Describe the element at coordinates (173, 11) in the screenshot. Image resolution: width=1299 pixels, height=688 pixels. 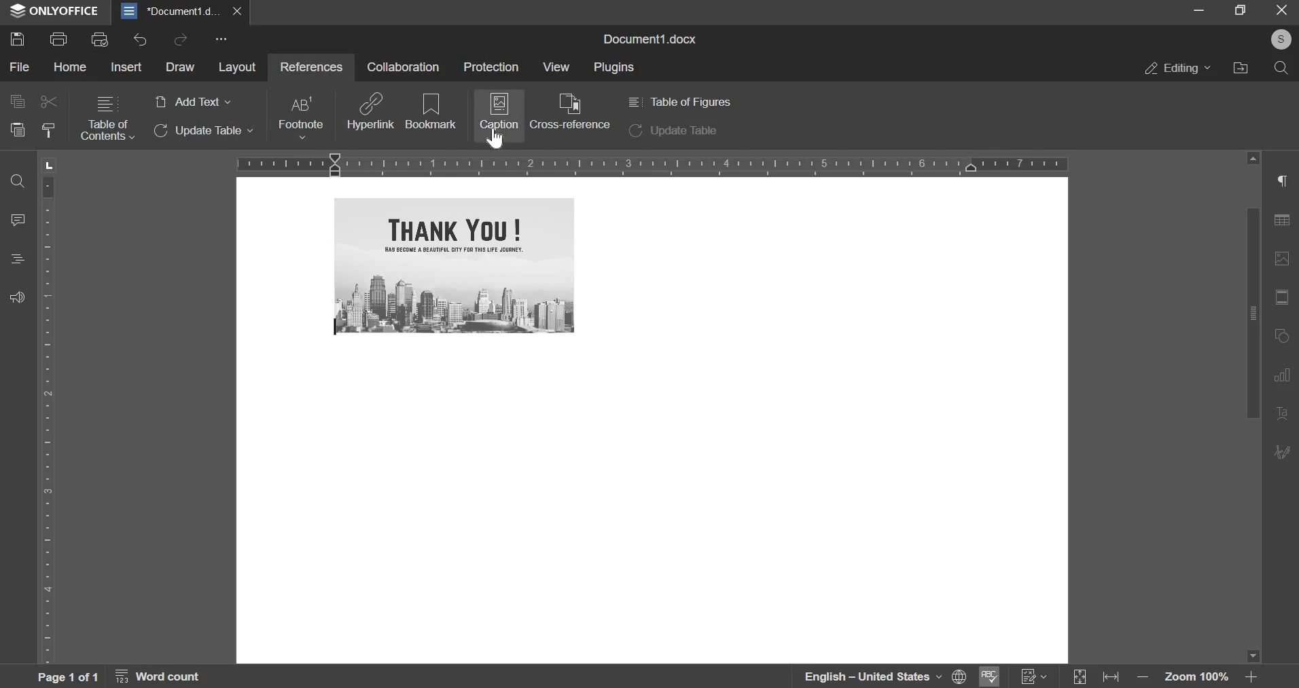
I see `document1.d` at that location.